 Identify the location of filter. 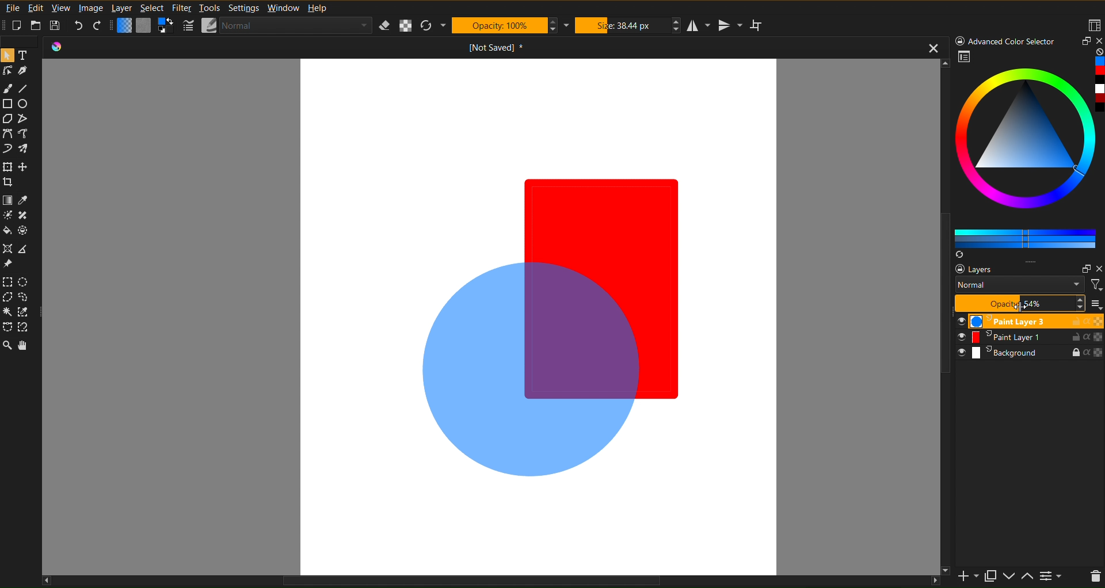
(1095, 287).